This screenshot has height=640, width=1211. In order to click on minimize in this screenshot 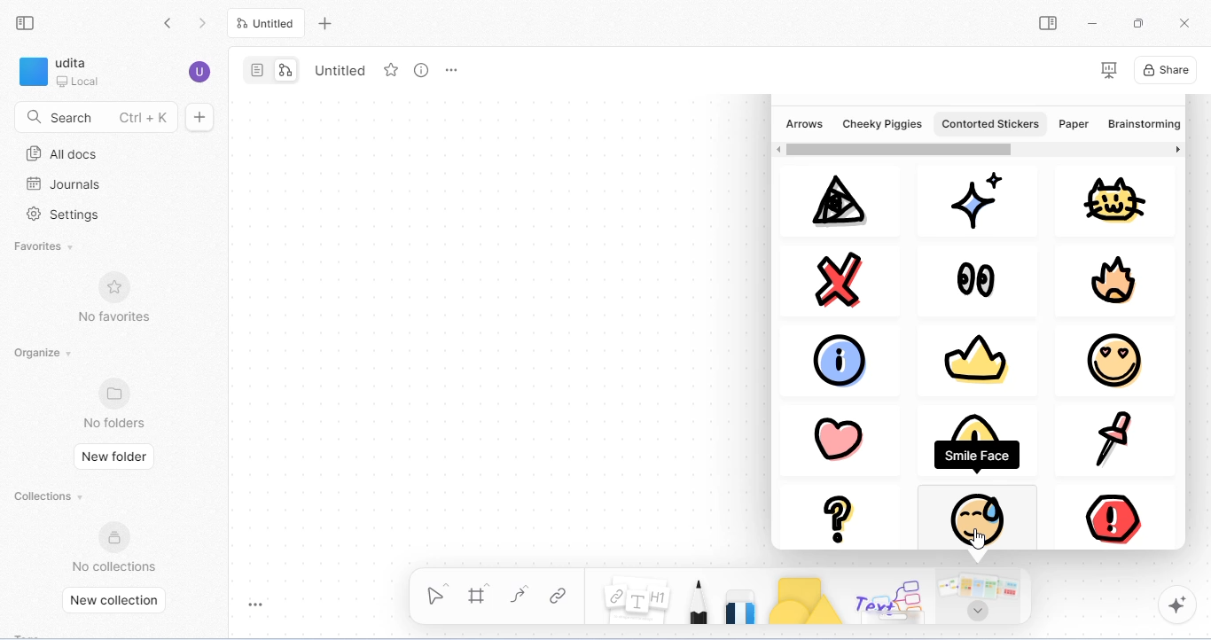, I will do `click(1090, 21)`.